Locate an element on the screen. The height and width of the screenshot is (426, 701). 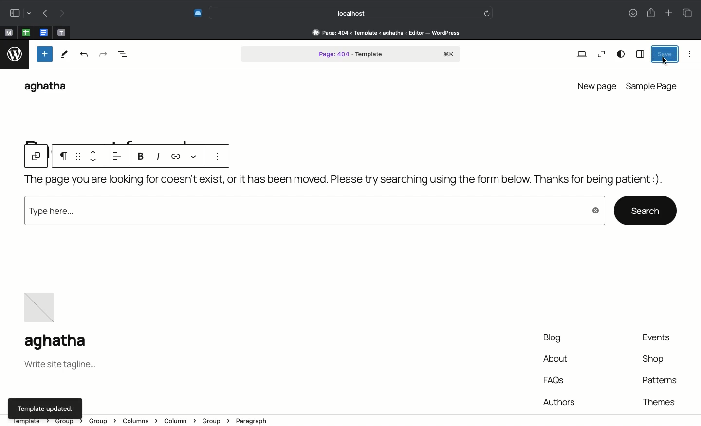
Undo is located at coordinates (85, 56).